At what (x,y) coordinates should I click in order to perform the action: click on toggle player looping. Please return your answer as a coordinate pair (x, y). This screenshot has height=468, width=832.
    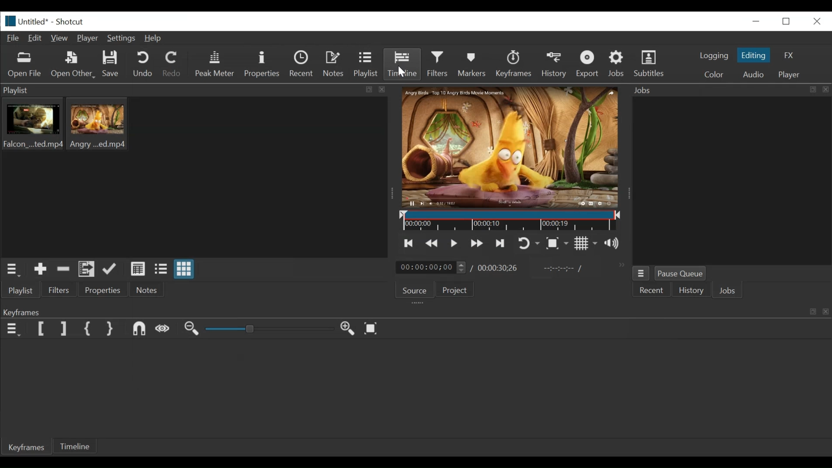
    Looking at the image, I should click on (529, 244).